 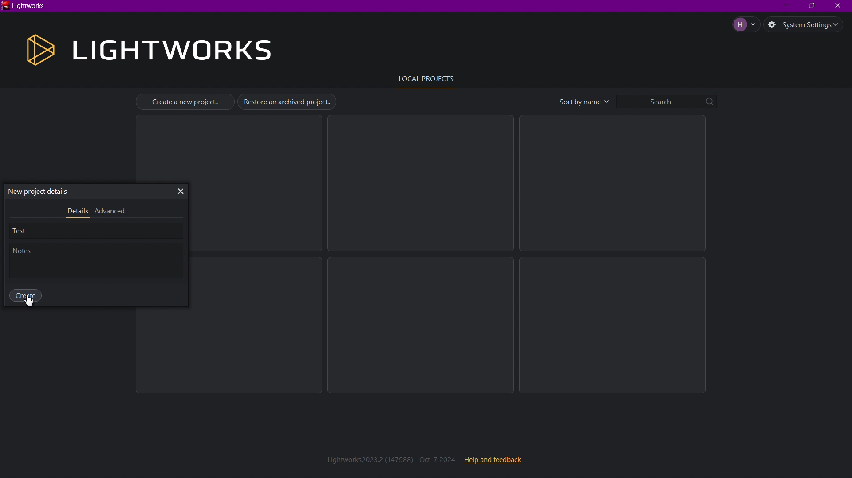 I want to click on Advanced, so click(x=111, y=212).